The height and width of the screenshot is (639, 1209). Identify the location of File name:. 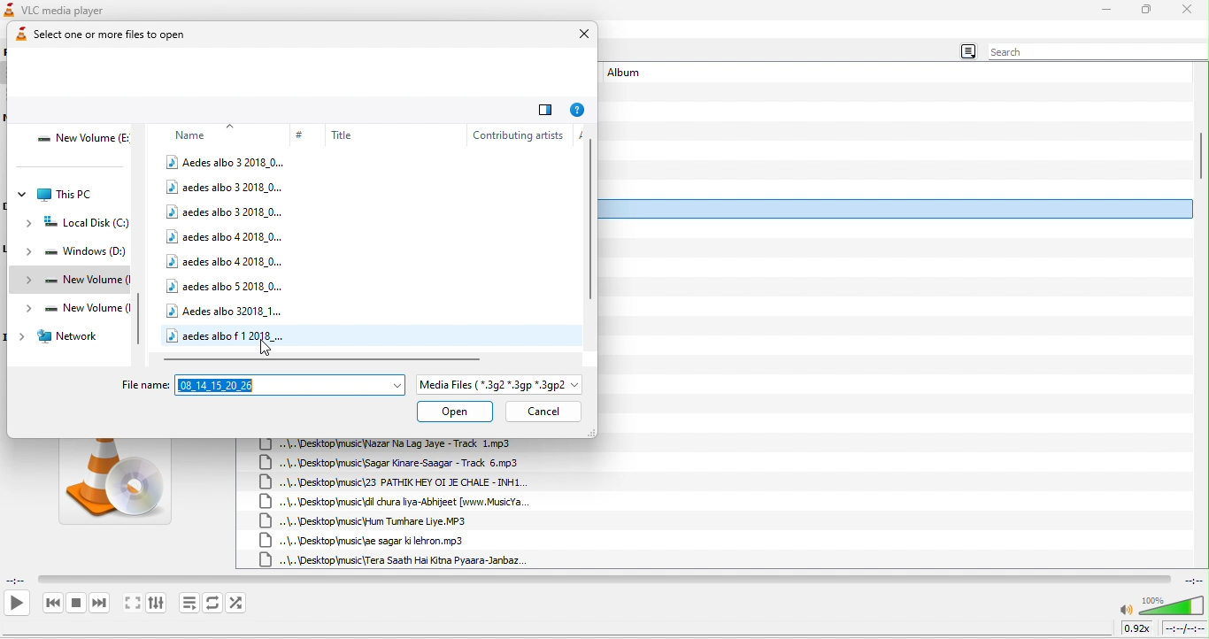
(145, 384).